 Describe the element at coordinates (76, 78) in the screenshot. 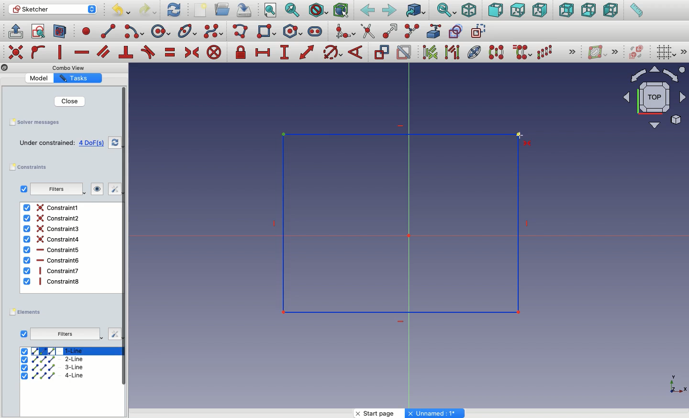

I see `Tasks` at that location.